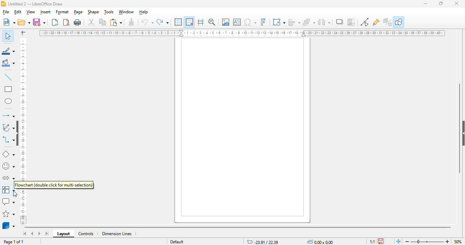  What do you see at coordinates (9, 115) in the screenshot?
I see `lines and arrows` at bounding box center [9, 115].